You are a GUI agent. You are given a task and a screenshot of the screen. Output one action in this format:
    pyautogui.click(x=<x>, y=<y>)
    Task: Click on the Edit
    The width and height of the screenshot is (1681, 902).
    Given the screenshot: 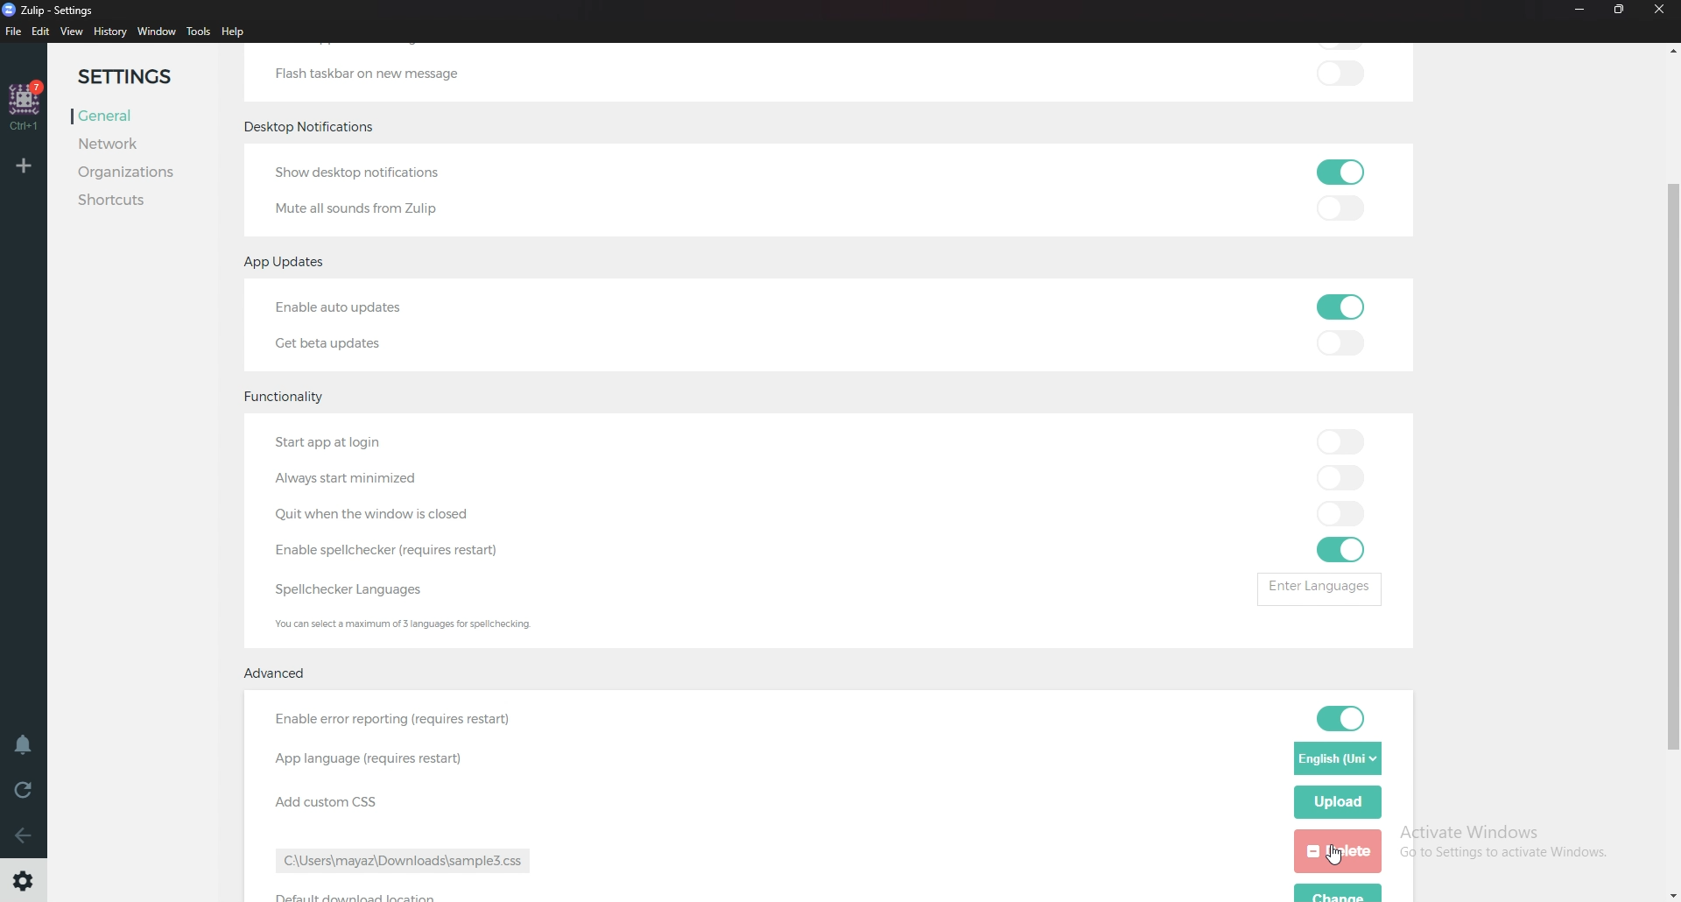 What is the action you would take?
    pyautogui.click(x=42, y=32)
    